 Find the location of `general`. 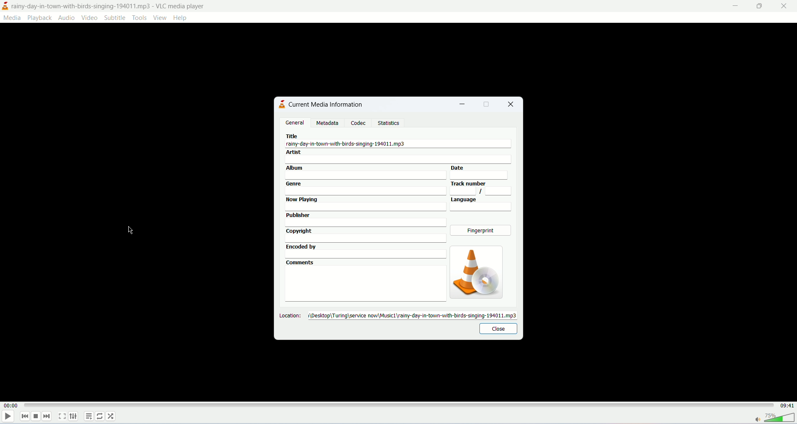

general is located at coordinates (298, 123).